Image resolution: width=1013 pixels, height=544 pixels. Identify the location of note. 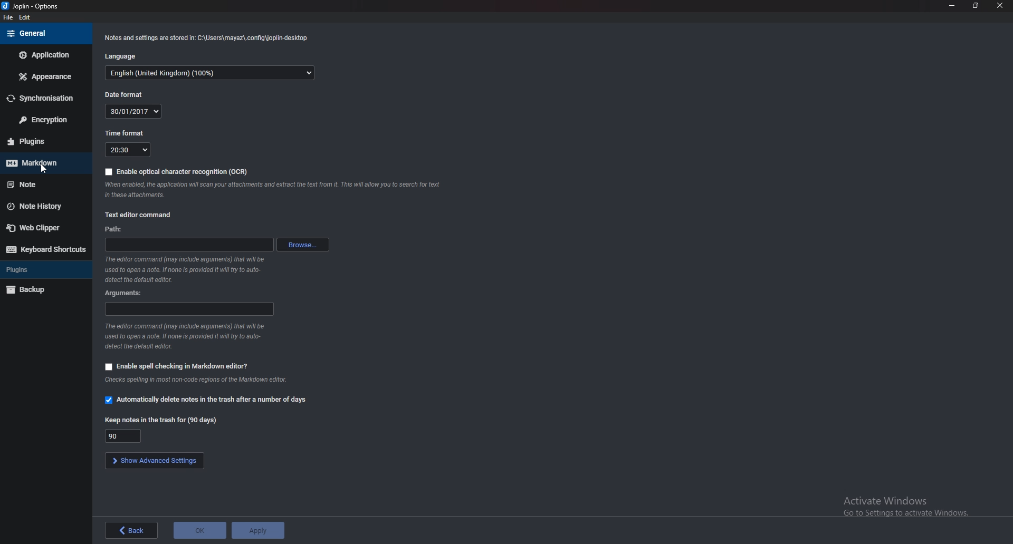
(42, 184).